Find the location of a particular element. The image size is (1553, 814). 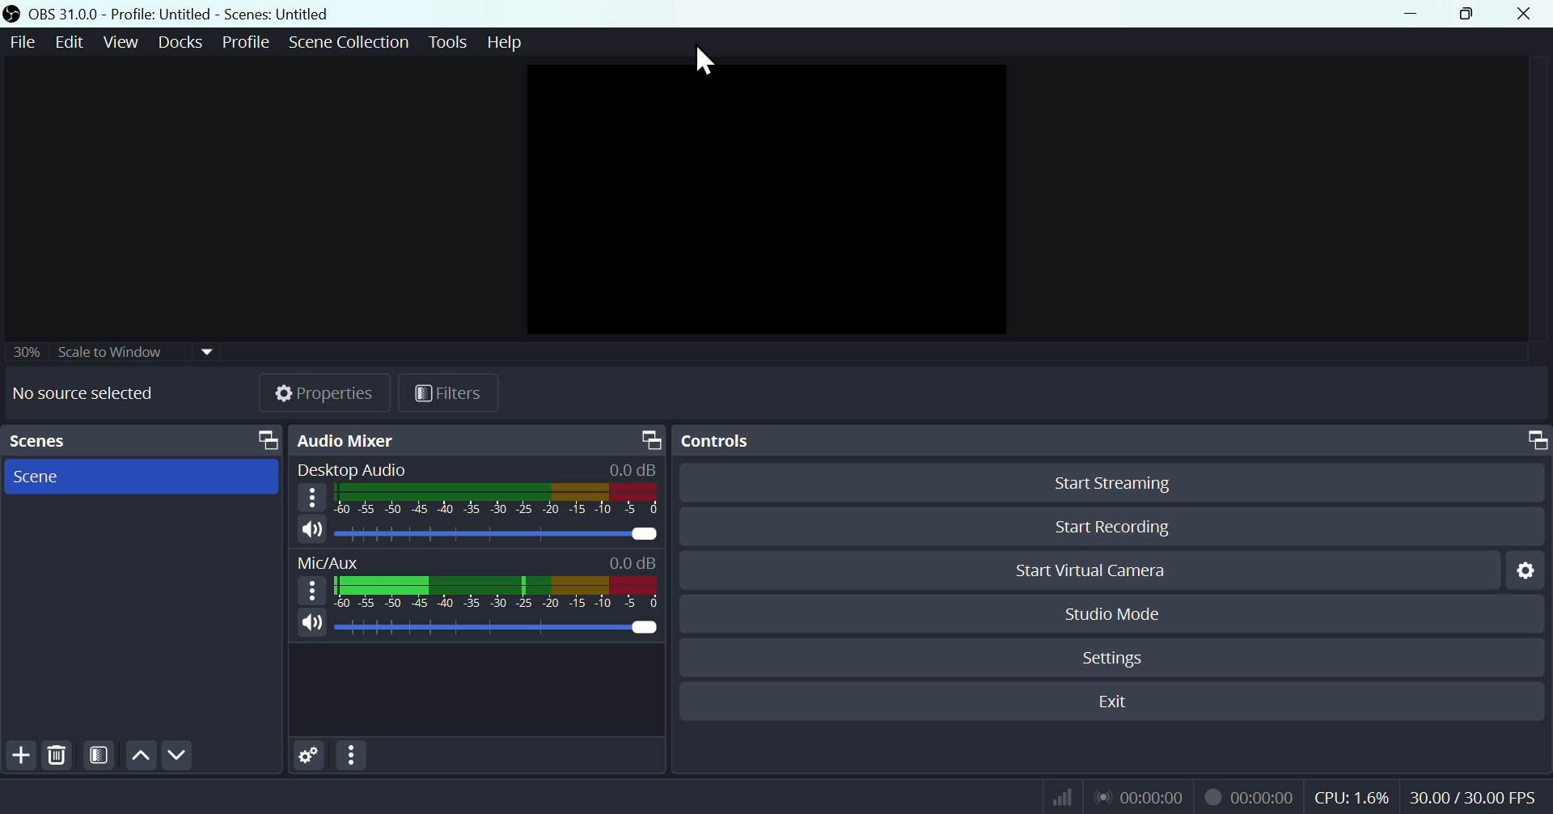

Studio mode is located at coordinates (1107, 614).